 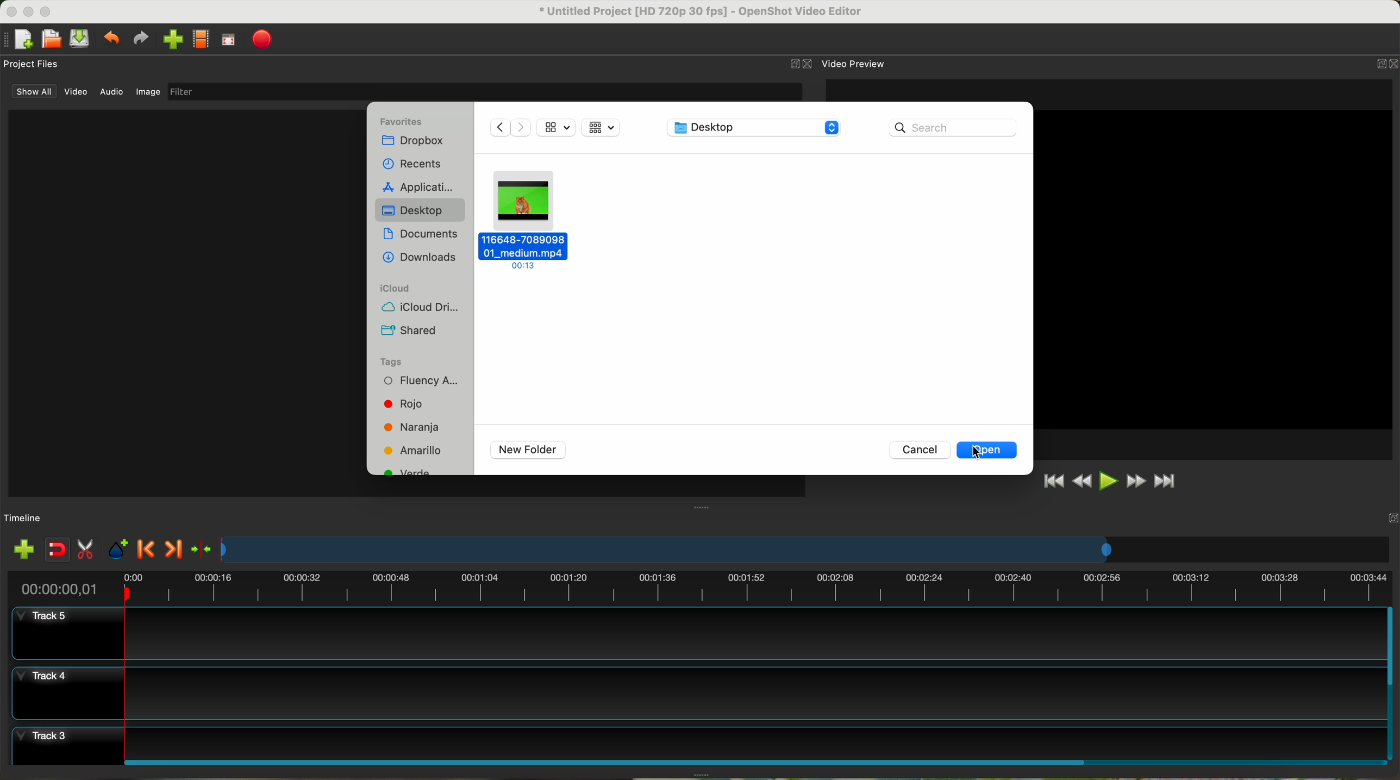 What do you see at coordinates (410, 472) in the screenshot?
I see `green tag` at bounding box center [410, 472].